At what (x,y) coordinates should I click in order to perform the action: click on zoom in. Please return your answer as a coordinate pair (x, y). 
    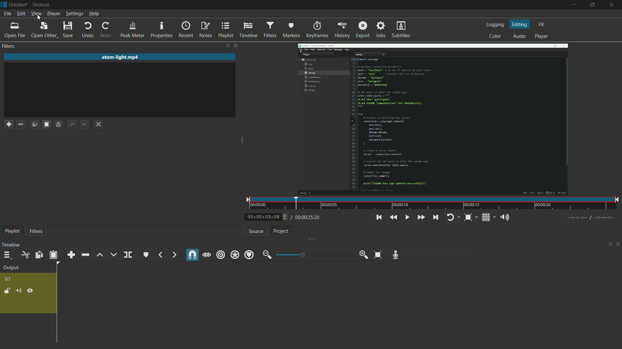
    Looking at the image, I should click on (363, 255).